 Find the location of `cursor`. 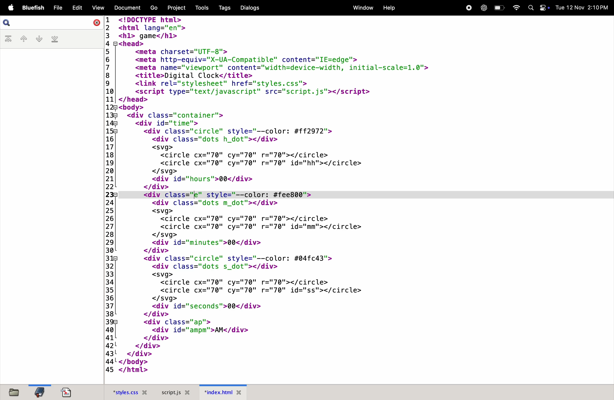

cursor is located at coordinates (196, 194).